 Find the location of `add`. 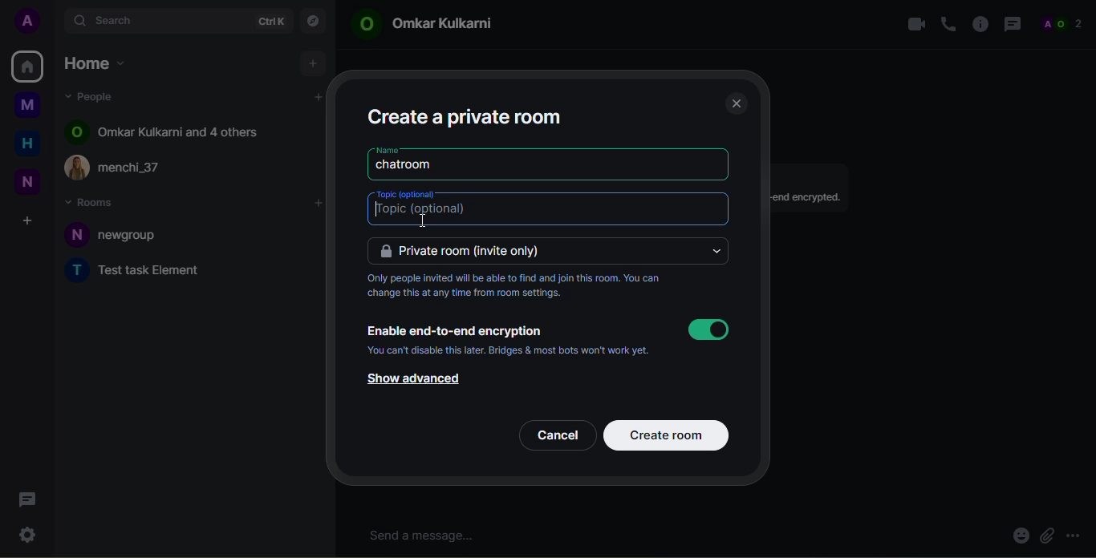

add is located at coordinates (319, 97).